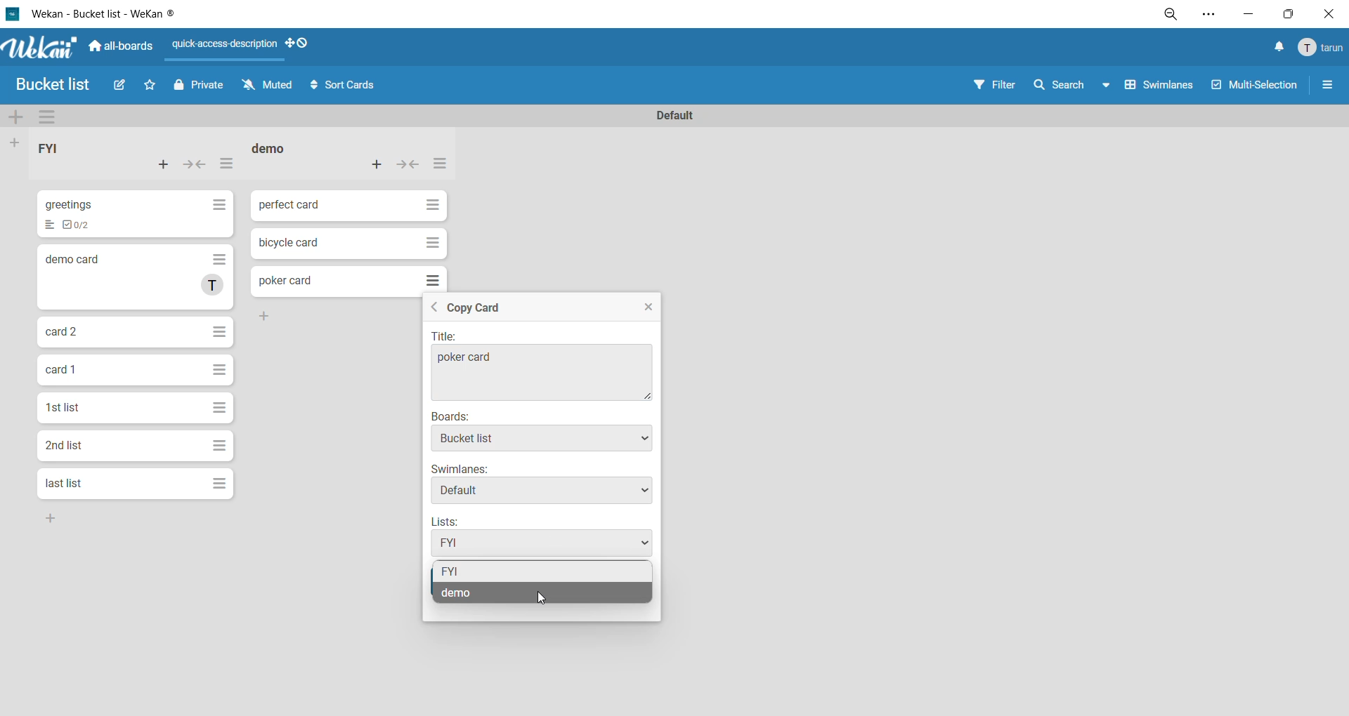 The width and height of the screenshot is (1349, 716). I want to click on sort cards, so click(344, 86).